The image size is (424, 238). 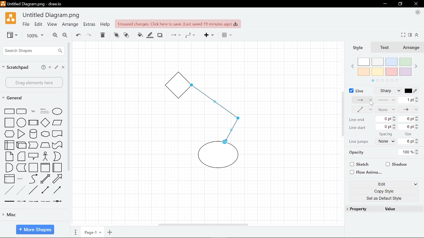 What do you see at coordinates (417, 125) in the screenshot?
I see `Increase` at bounding box center [417, 125].